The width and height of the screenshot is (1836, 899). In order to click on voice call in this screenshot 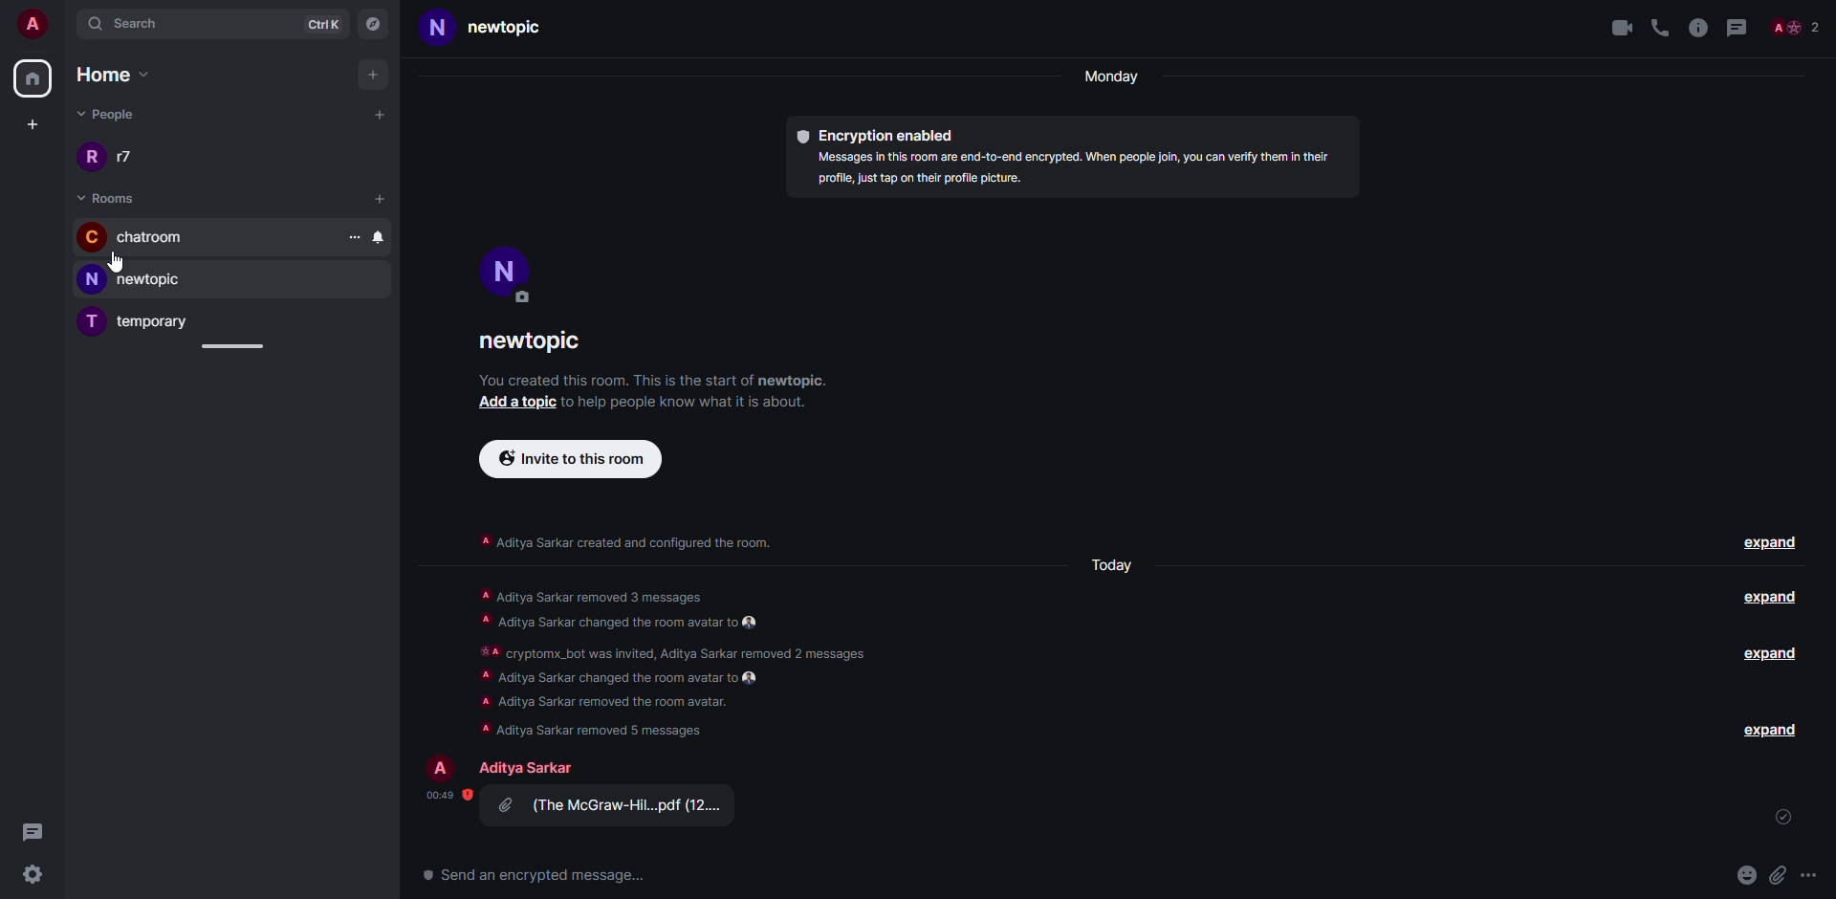, I will do `click(1660, 27)`.